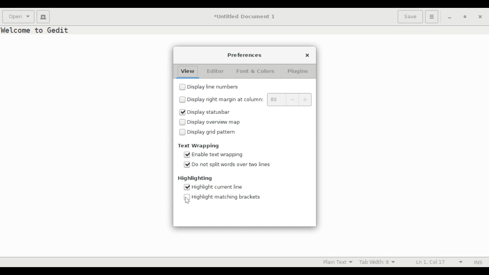 This screenshot has width=489, height=275. I want to click on checked checkbox, so click(187, 187).